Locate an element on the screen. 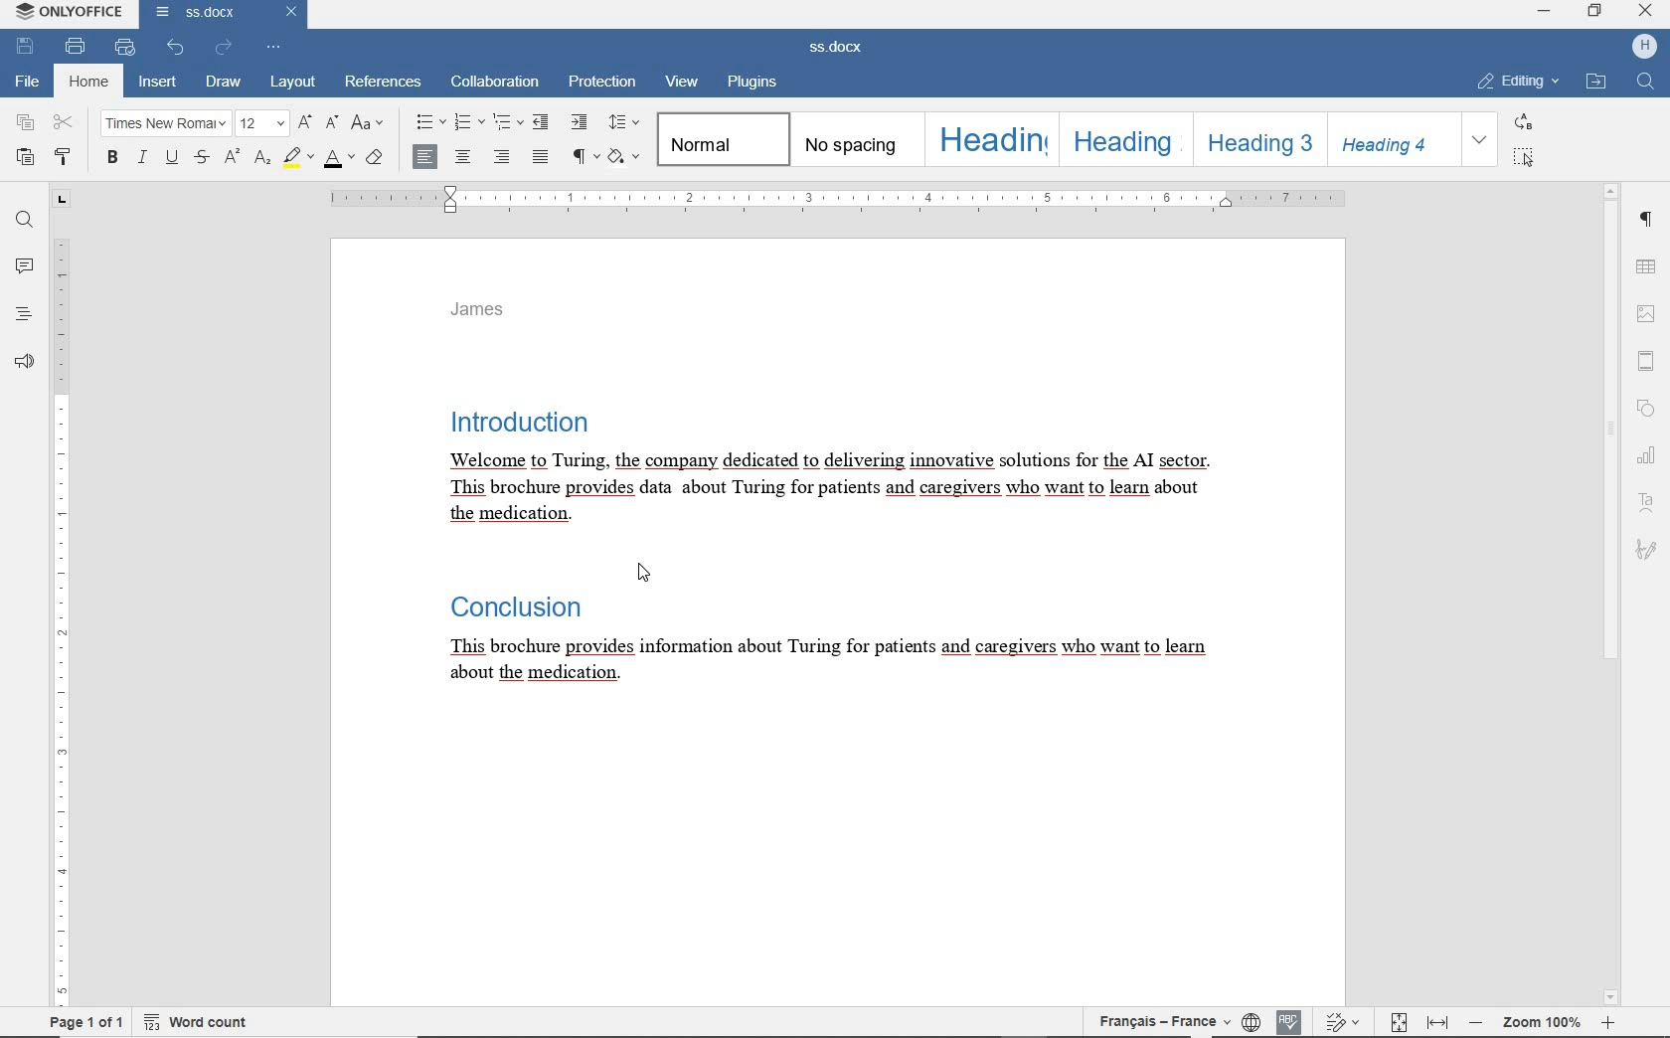 The height and width of the screenshot is (1038, 1670). INCREASE INDENT is located at coordinates (581, 123).